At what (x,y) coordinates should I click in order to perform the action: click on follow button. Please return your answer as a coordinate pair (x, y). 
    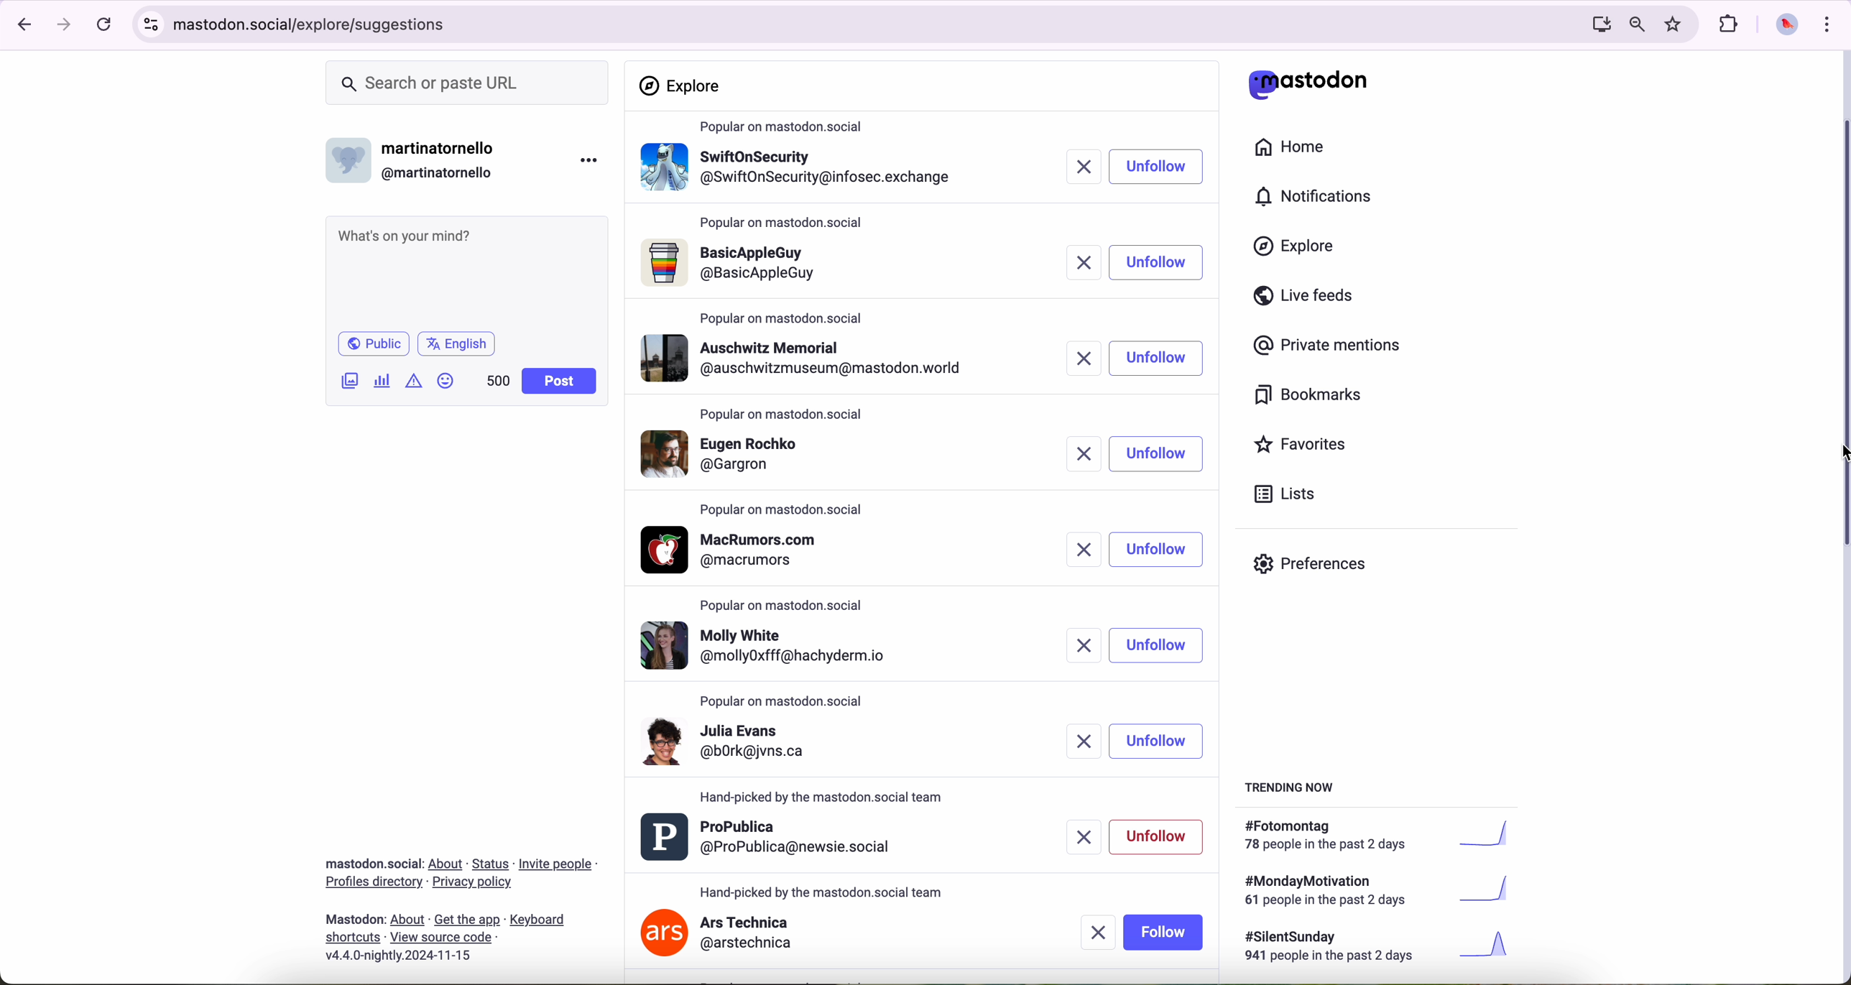
    Looking at the image, I should click on (1163, 932).